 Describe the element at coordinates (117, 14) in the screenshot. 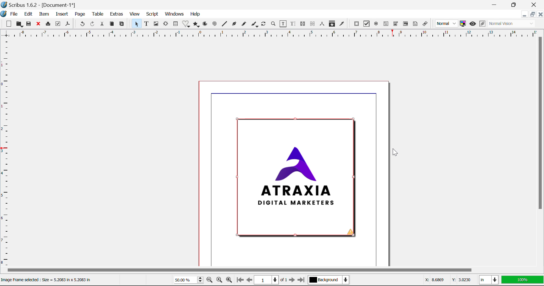

I see `Extras` at that location.